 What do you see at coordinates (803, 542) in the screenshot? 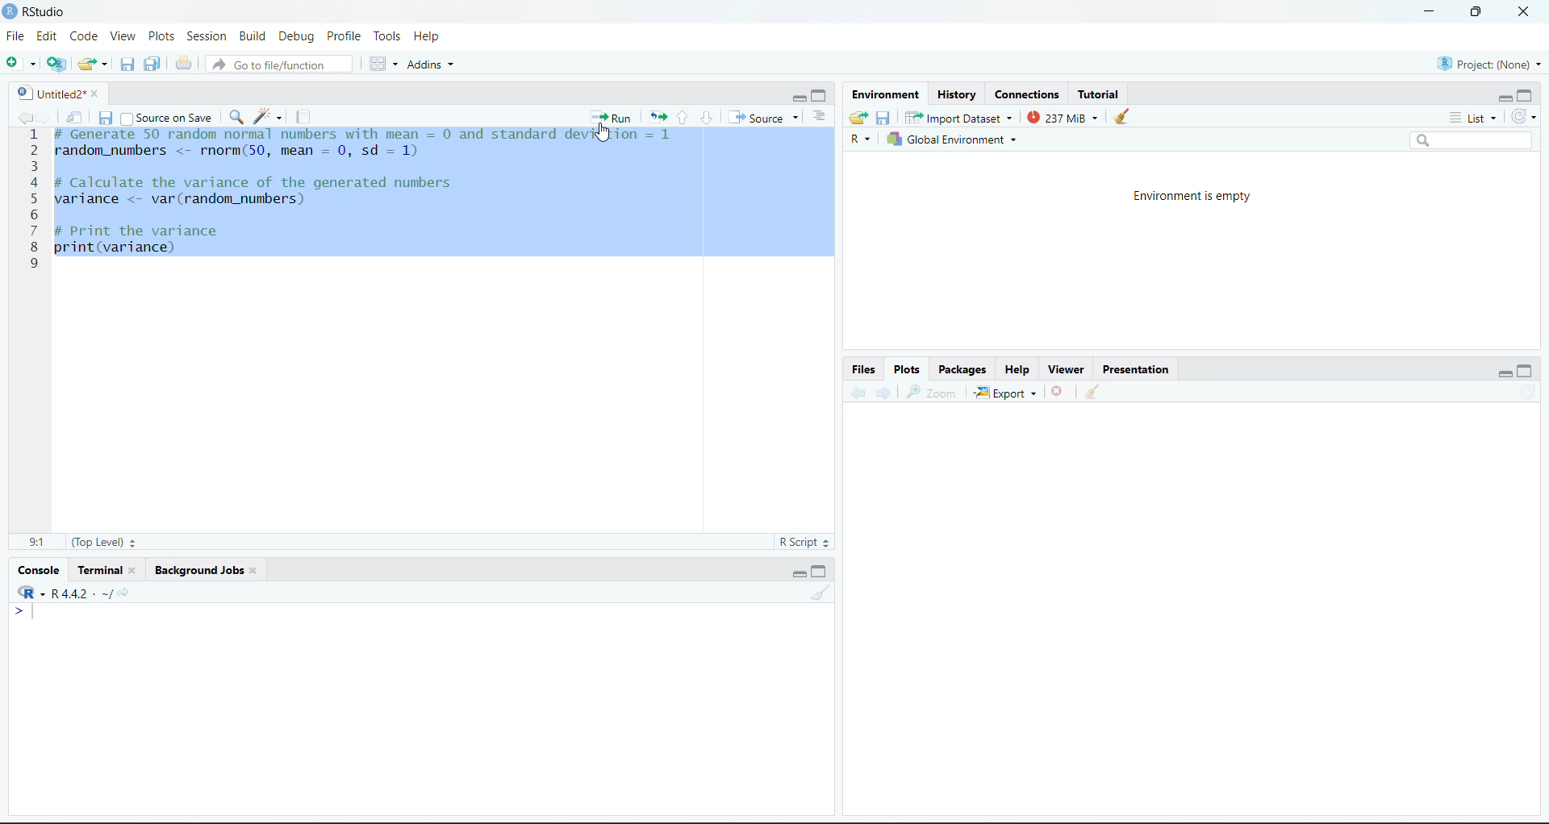
I see `R Script ` at bounding box center [803, 542].